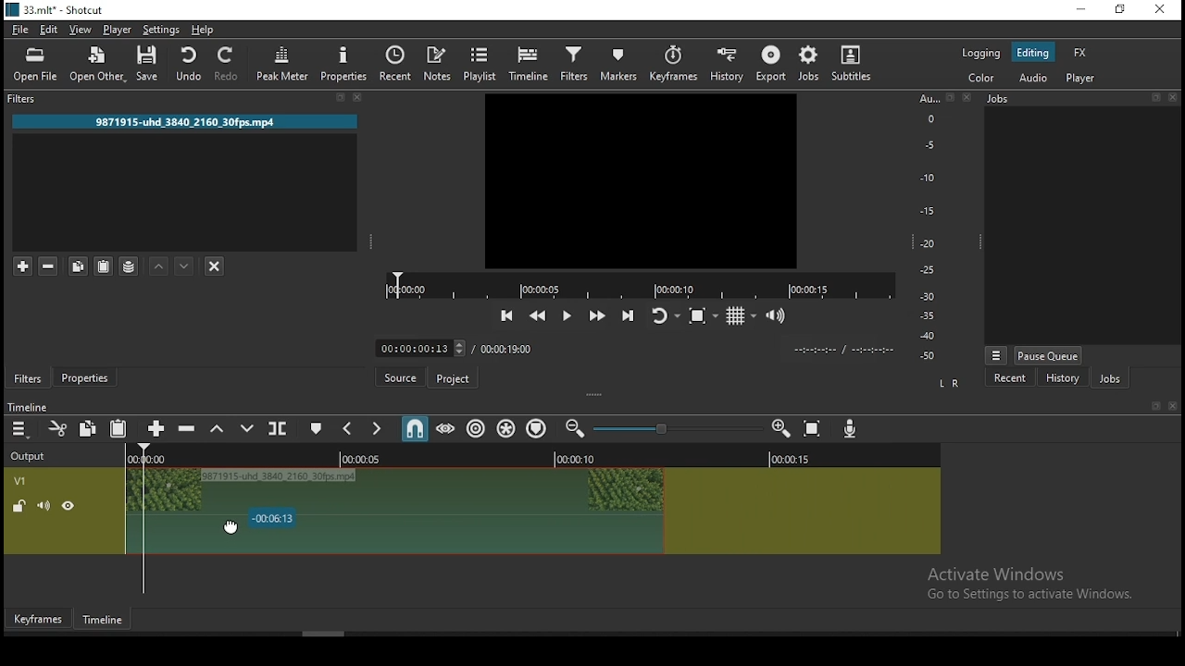 This screenshot has width=1185, height=666. Describe the element at coordinates (506, 314) in the screenshot. I see `skip to previous point` at that location.